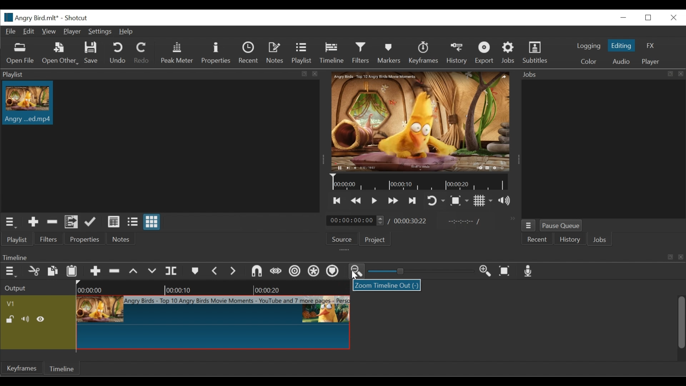  I want to click on Markers, so click(389, 53).